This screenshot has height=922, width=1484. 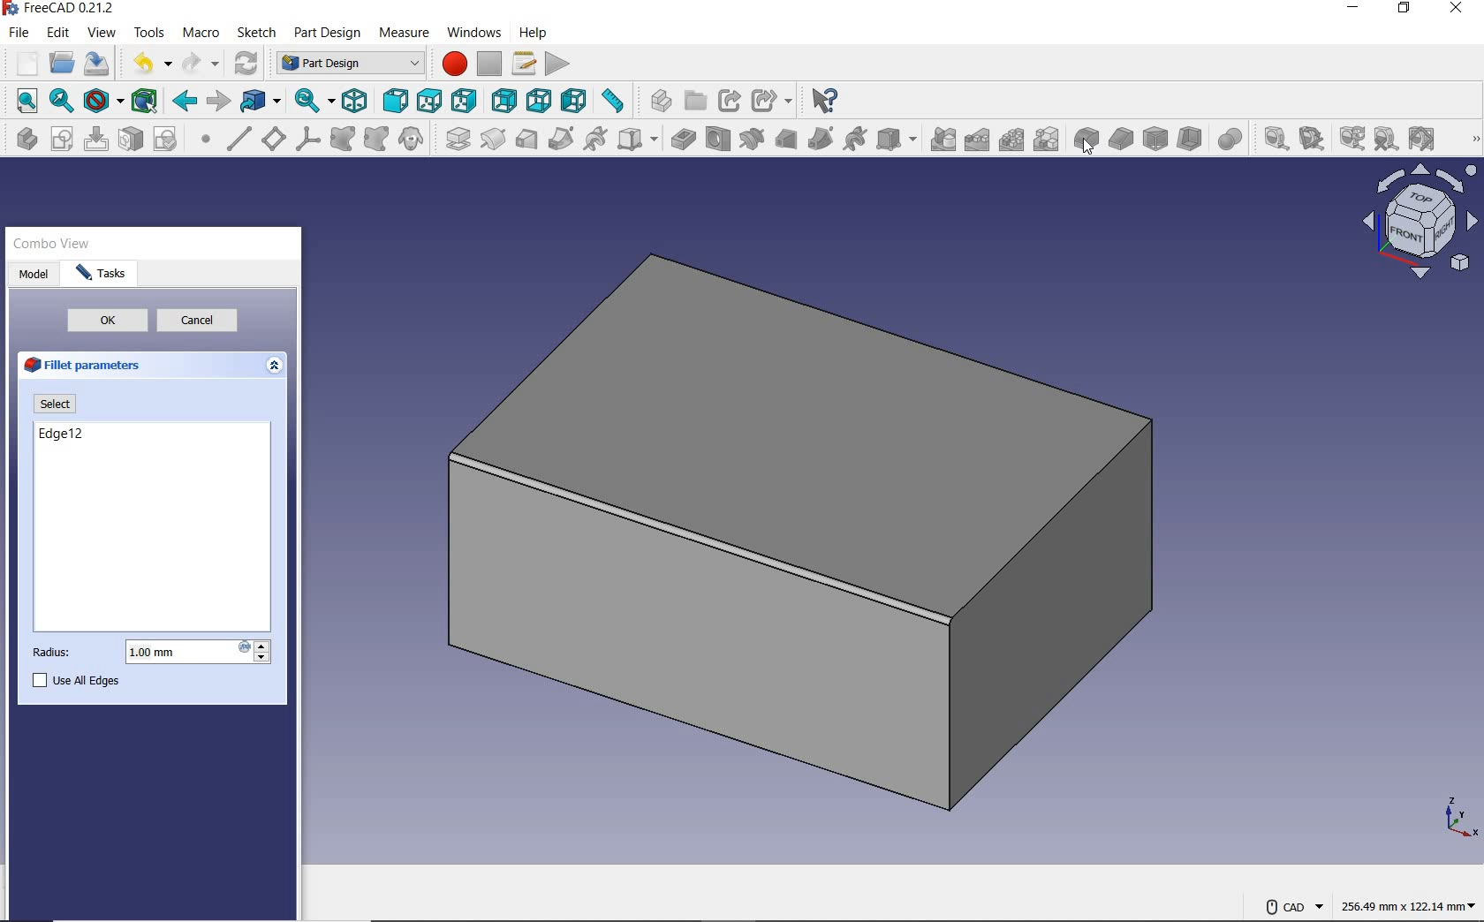 What do you see at coordinates (130, 140) in the screenshot?
I see `map sketch to face` at bounding box center [130, 140].